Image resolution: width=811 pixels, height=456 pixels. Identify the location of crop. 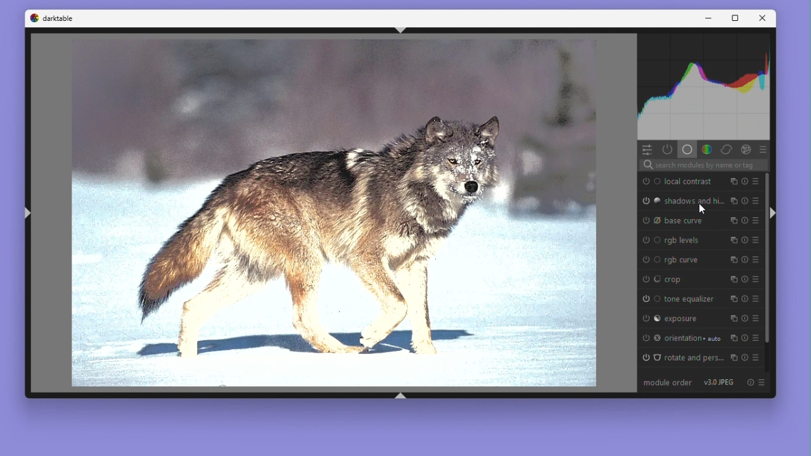
(674, 280).